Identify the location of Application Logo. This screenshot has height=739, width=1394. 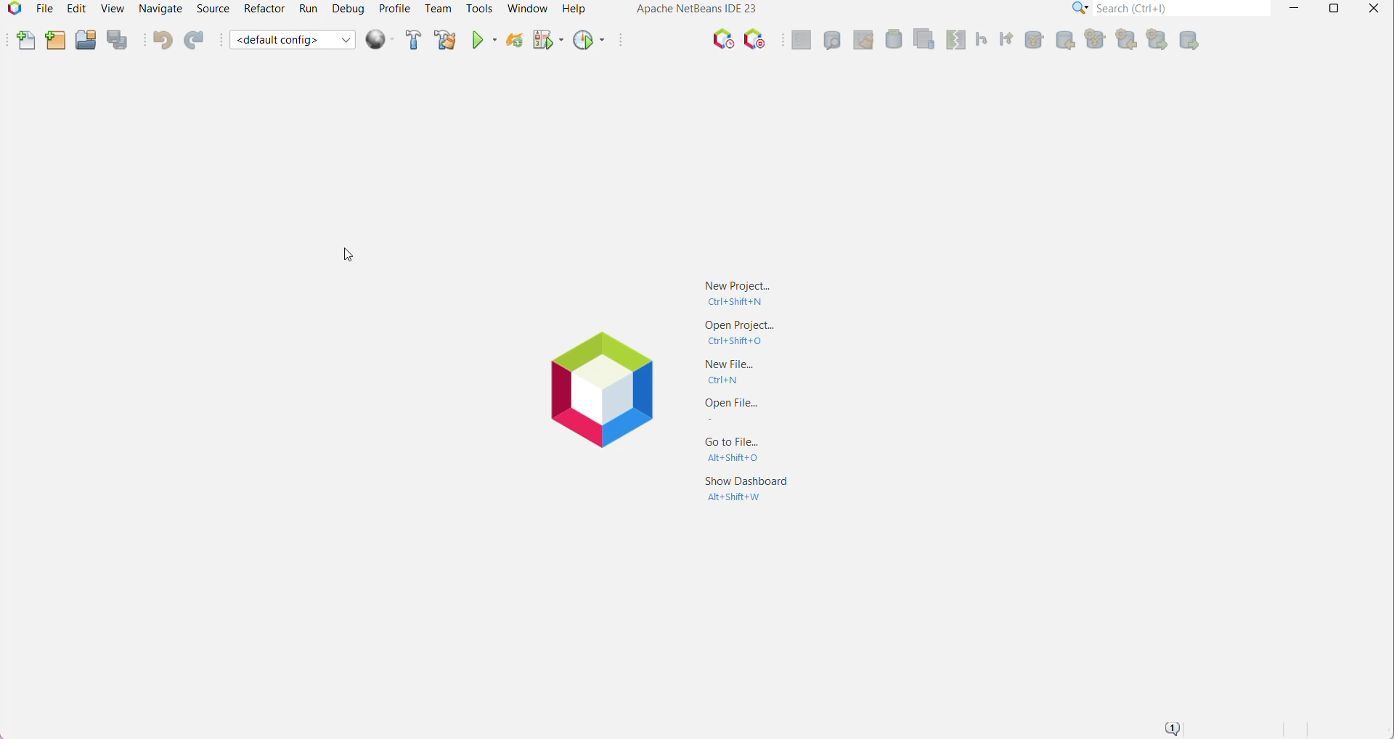
(12, 10).